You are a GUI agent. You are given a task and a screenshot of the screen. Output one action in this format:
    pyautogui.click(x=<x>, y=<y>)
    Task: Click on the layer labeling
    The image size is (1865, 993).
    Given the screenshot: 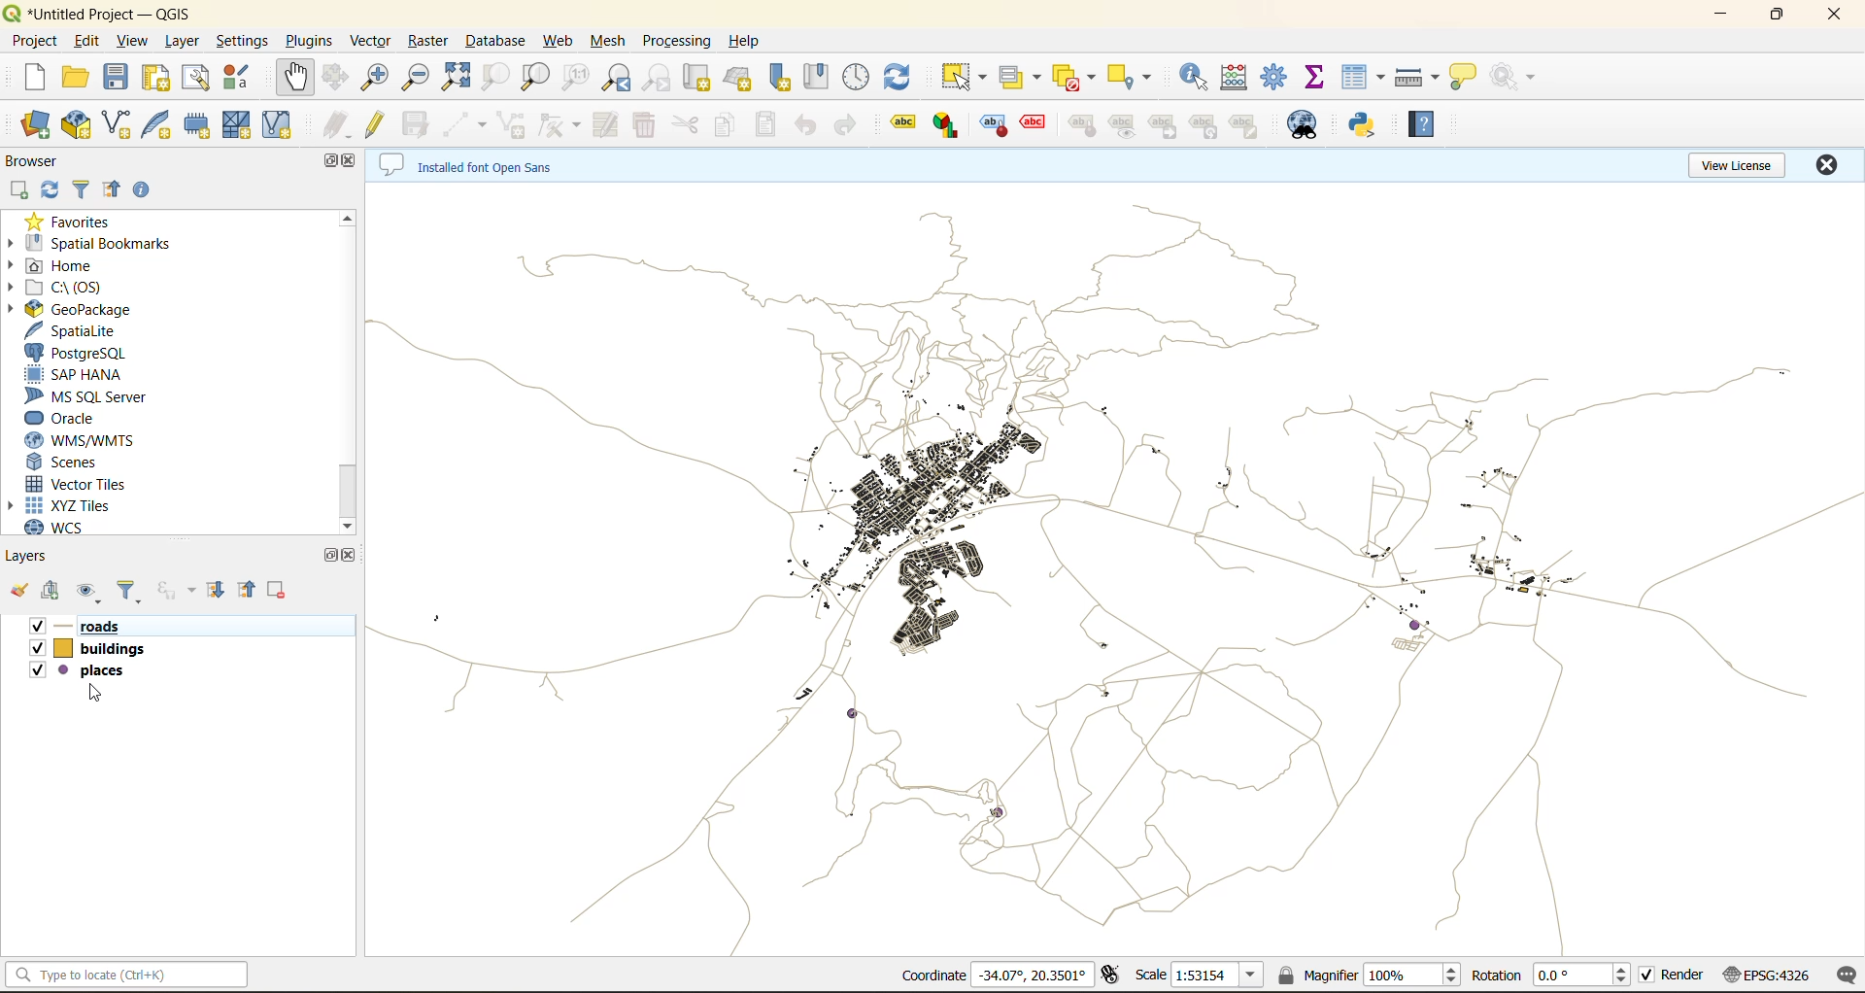 What is the action you would take?
    pyautogui.click(x=900, y=125)
    